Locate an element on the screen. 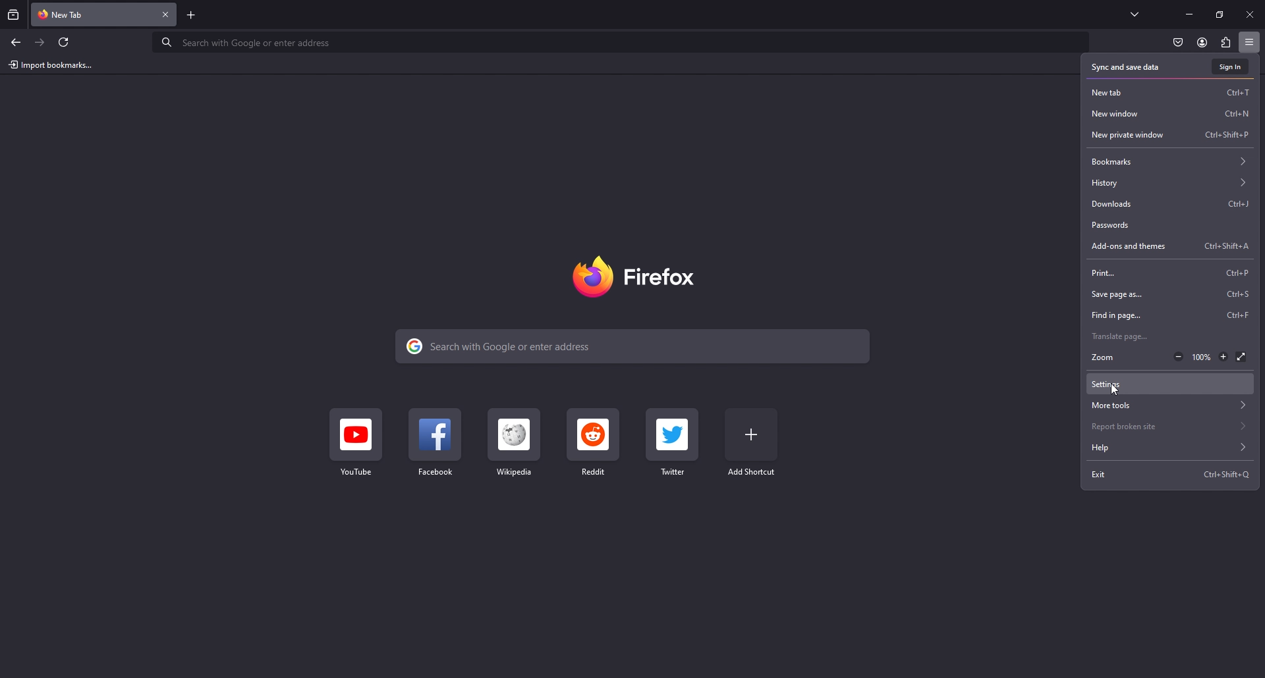  bookmarks is located at coordinates (1171, 161).